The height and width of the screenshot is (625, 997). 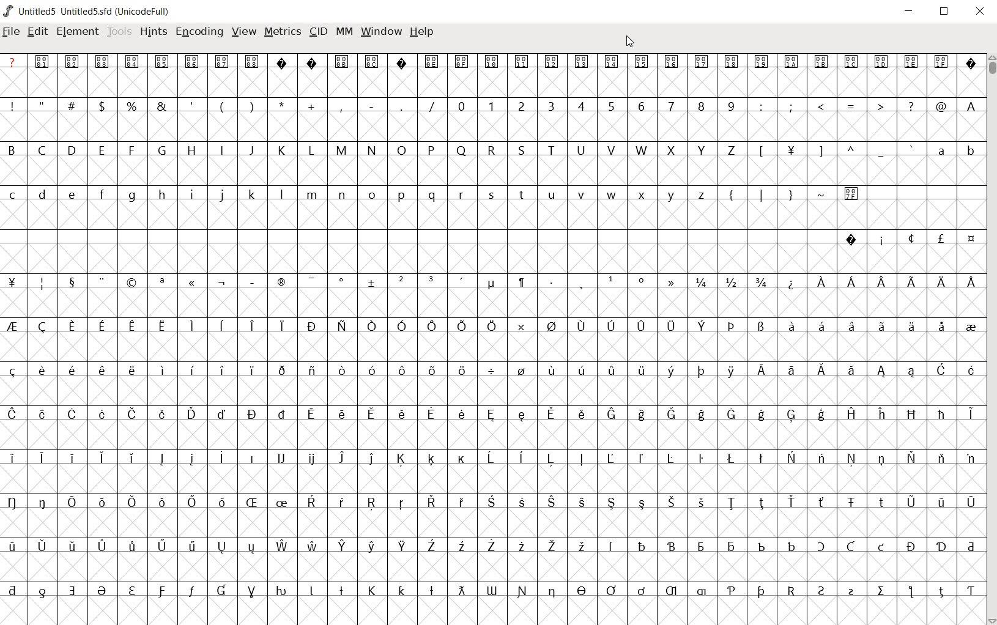 What do you see at coordinates (251, 150) in the screenshot?
I see `J` at bounding box center [251, 150].